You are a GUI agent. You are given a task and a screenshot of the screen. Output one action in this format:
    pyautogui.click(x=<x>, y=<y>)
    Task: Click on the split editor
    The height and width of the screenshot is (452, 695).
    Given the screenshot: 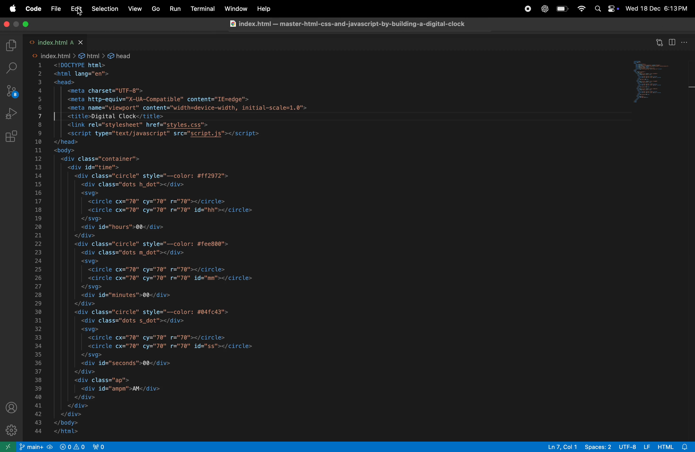 What is the action you would take?
    pyautogui.click(x=672, y=42)
    